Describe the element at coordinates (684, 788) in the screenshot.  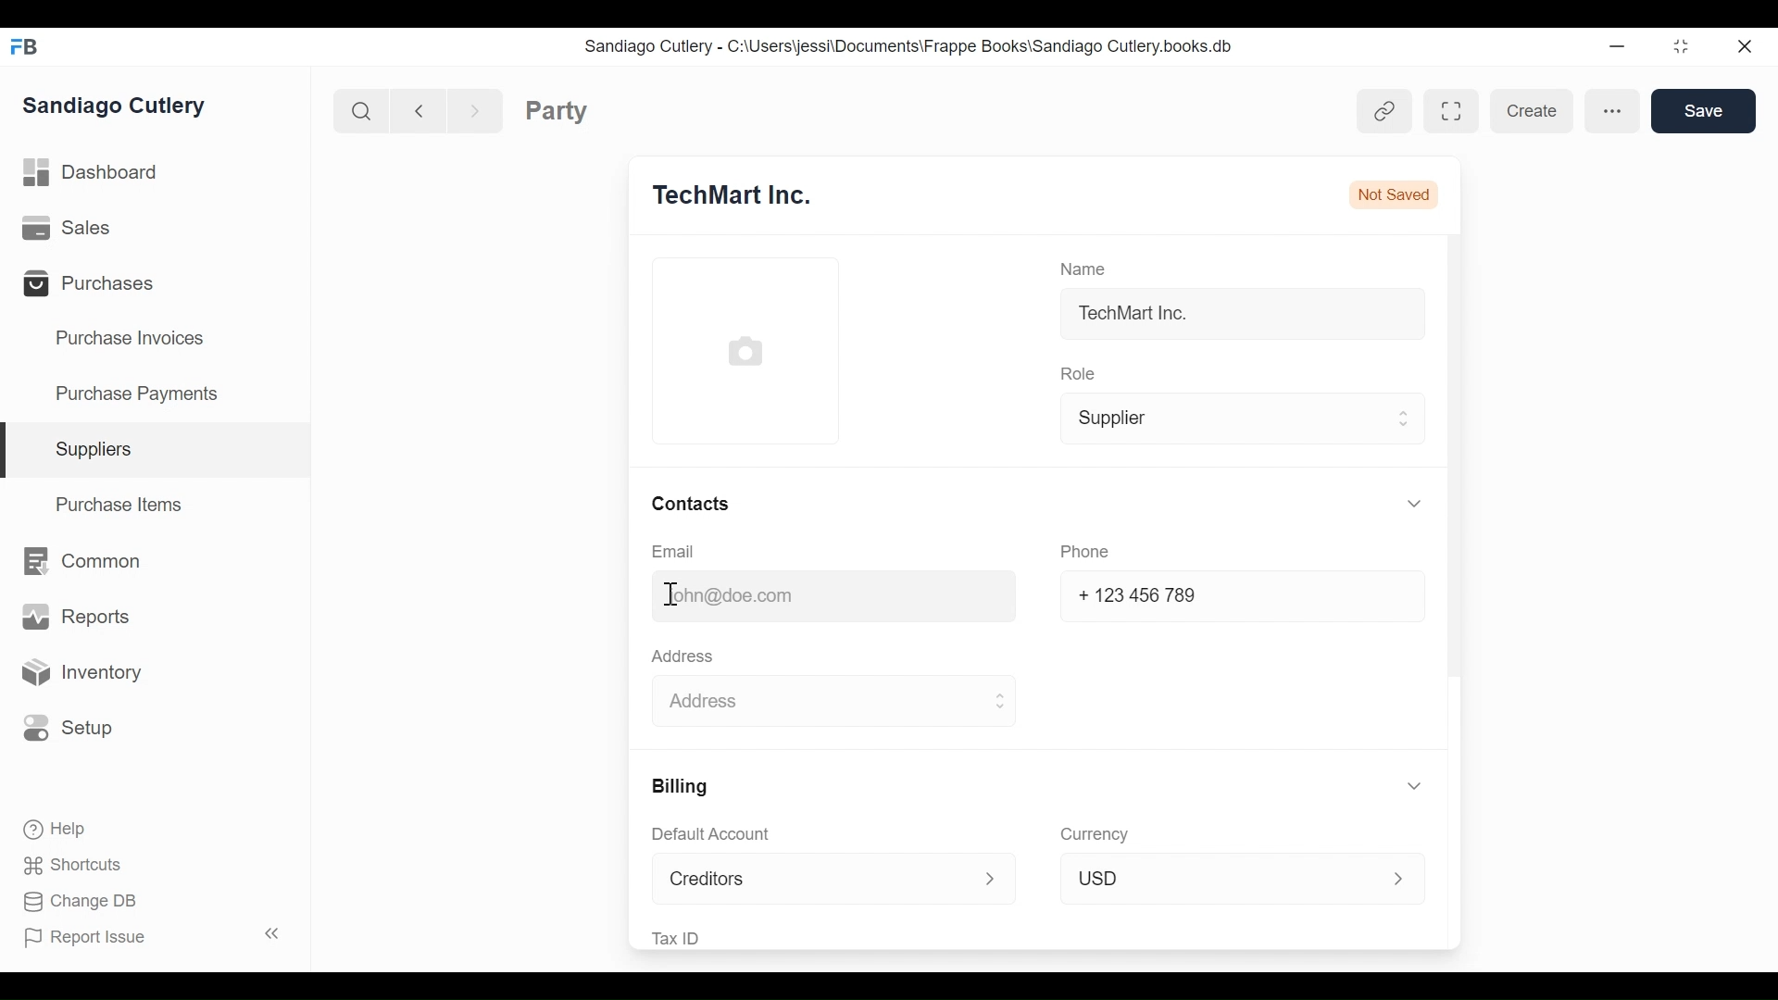
I see `Billing` at that location.